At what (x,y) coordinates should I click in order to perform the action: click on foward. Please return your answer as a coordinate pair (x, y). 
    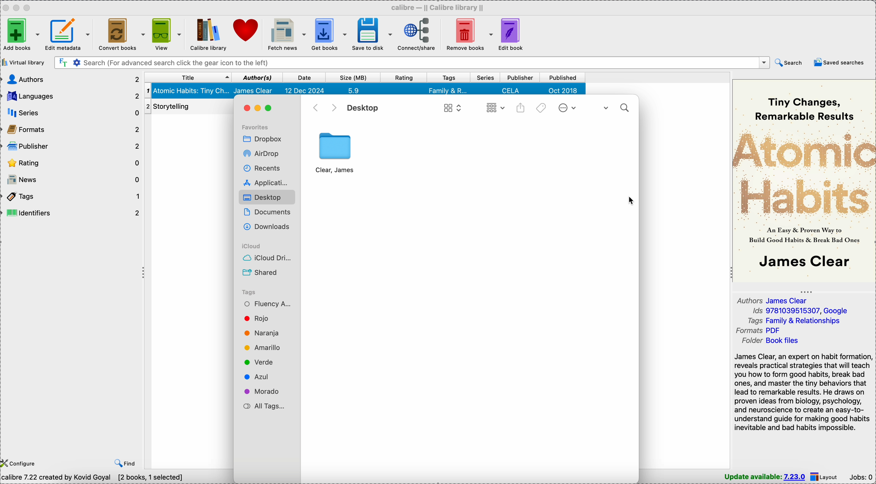
    Looking at the image, I should click on (334, 108).